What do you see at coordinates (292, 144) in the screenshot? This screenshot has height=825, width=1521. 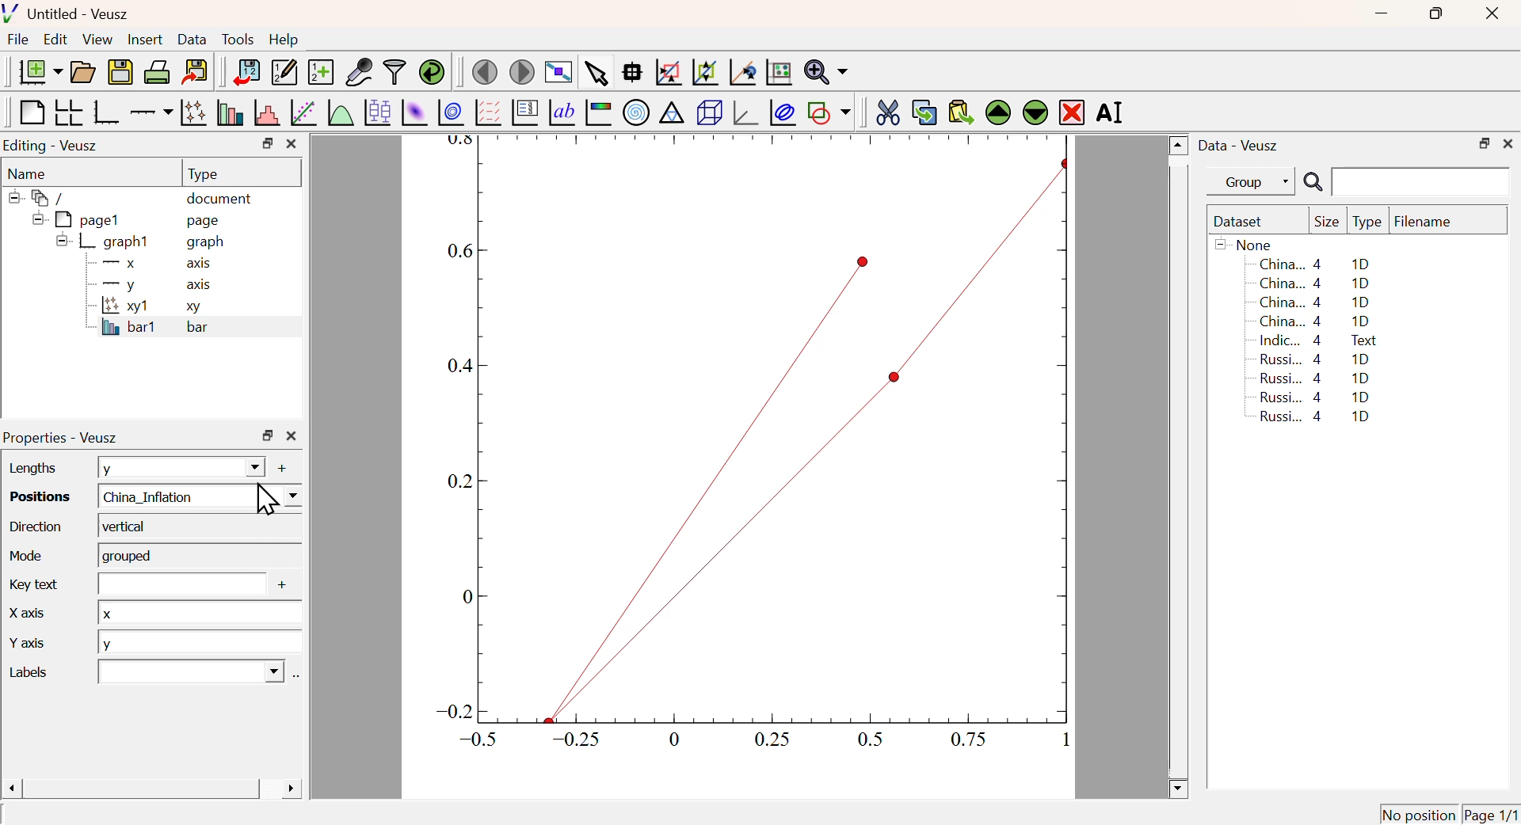 I see `Close` at bounding box center [292, 144].